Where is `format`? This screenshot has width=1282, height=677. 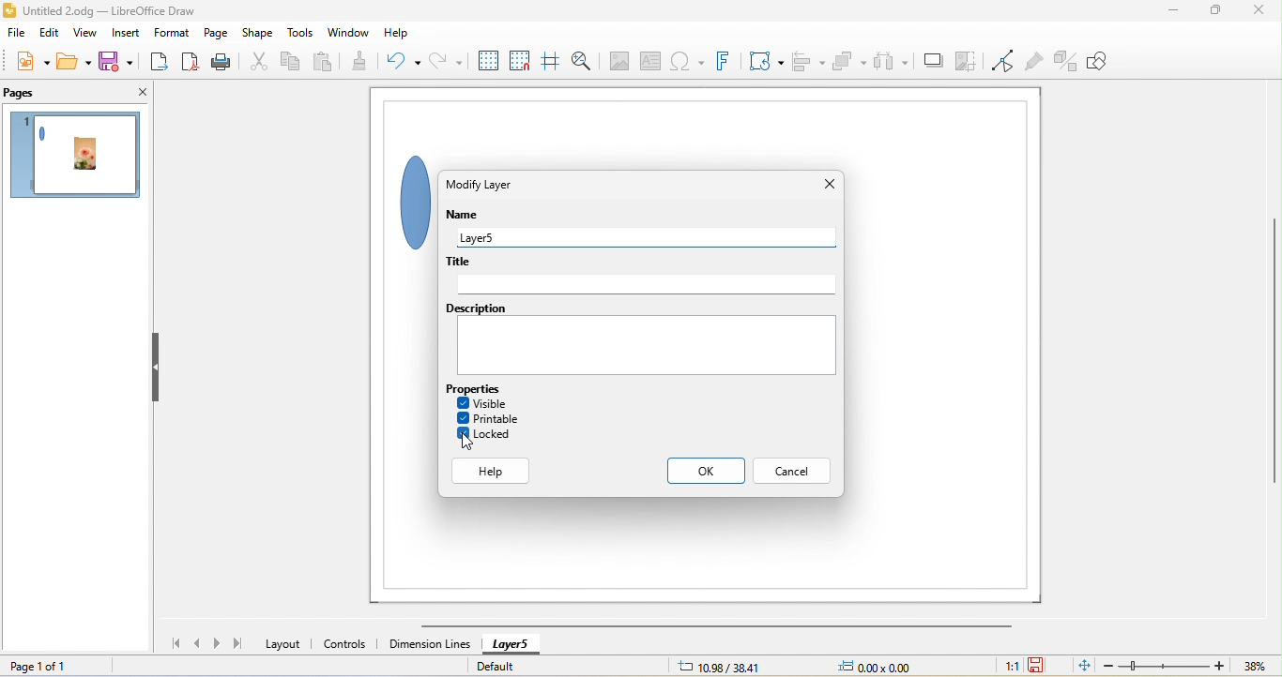
format is located at coordinates (172, 33).